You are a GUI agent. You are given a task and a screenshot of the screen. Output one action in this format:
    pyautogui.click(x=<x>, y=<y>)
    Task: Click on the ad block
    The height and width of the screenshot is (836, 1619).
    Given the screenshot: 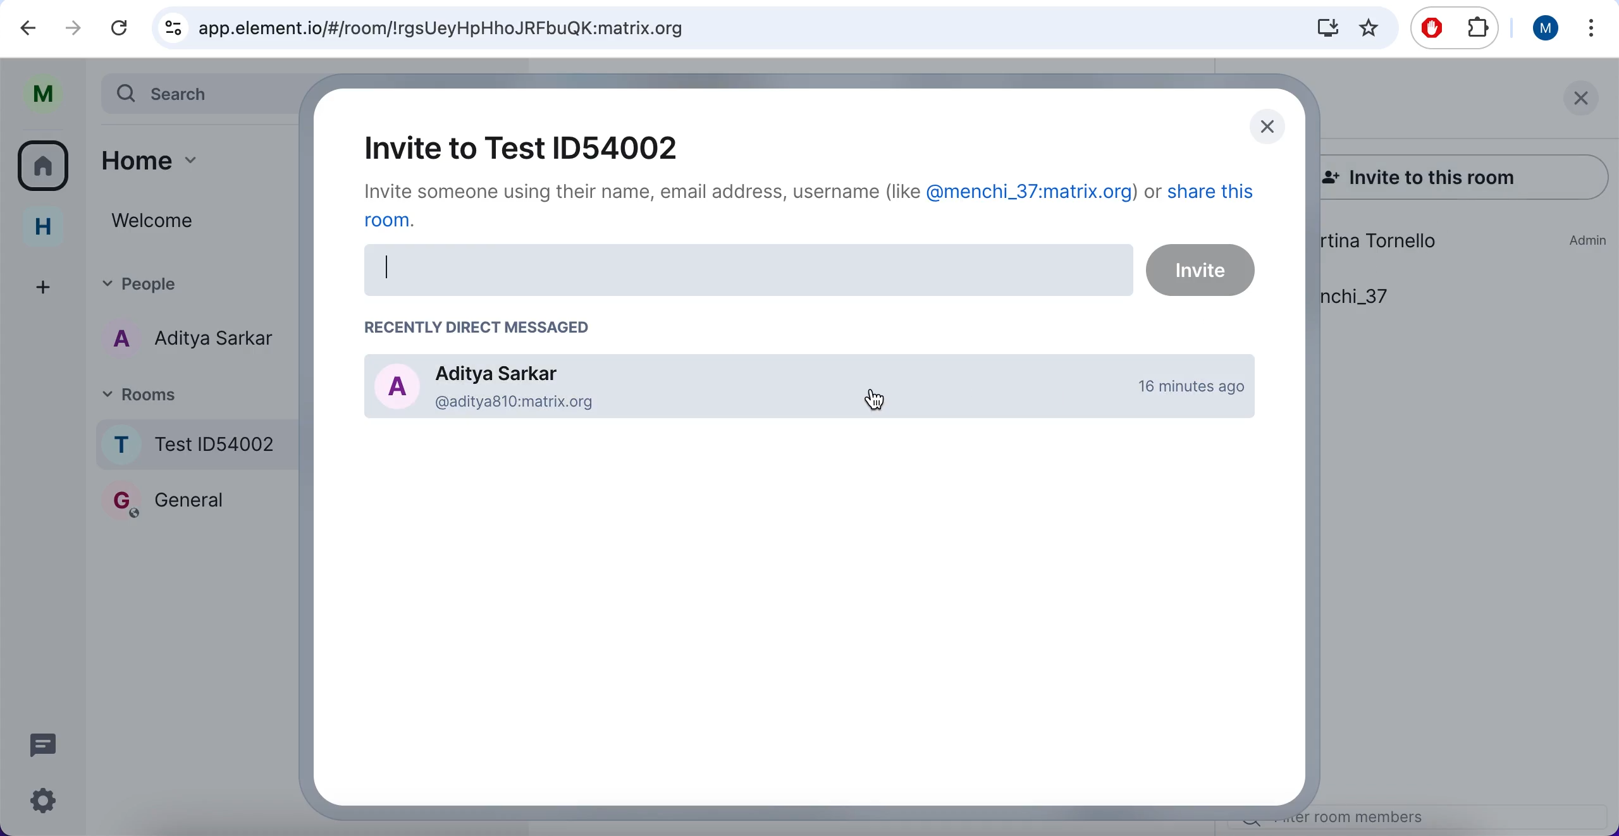 What is the action you would take?
    pyautogui.click(x=1432, y=28)
    